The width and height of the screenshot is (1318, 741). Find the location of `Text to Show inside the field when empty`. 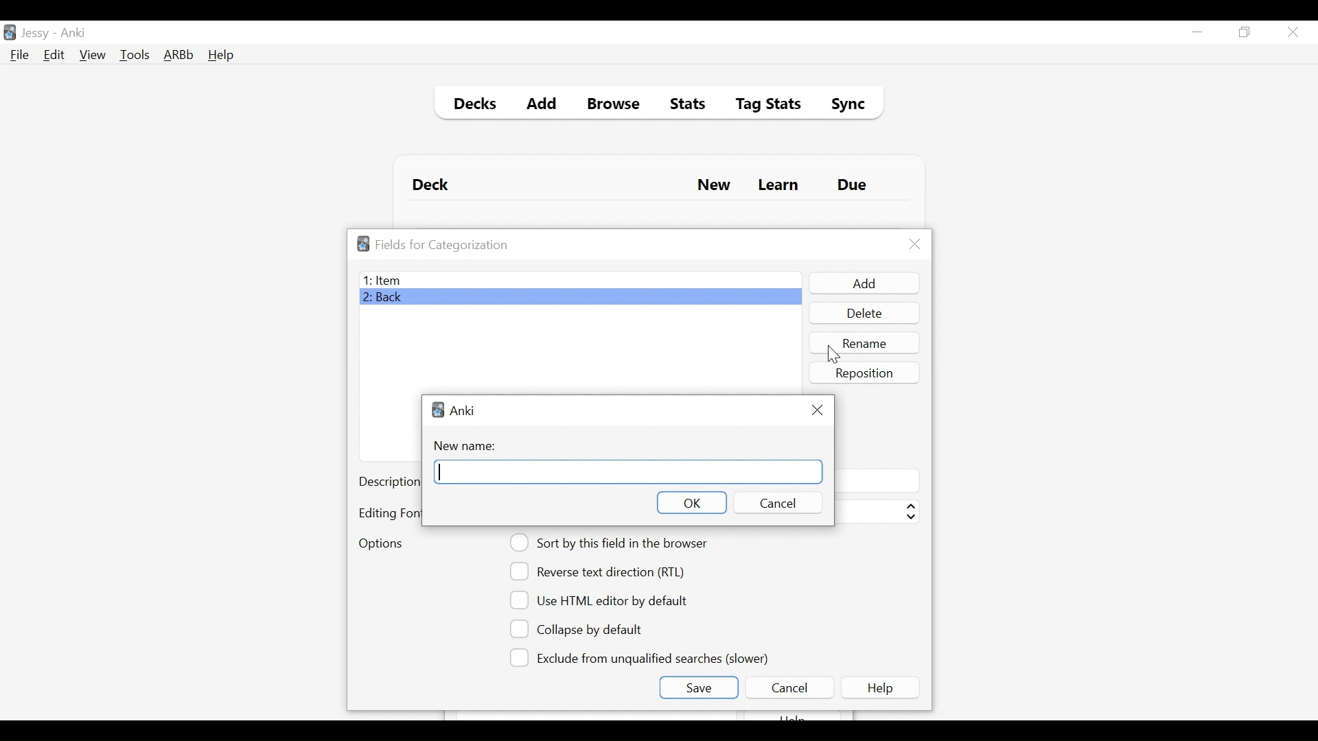

Text to Show inside the field when empty is located at coordinates (876, 480).